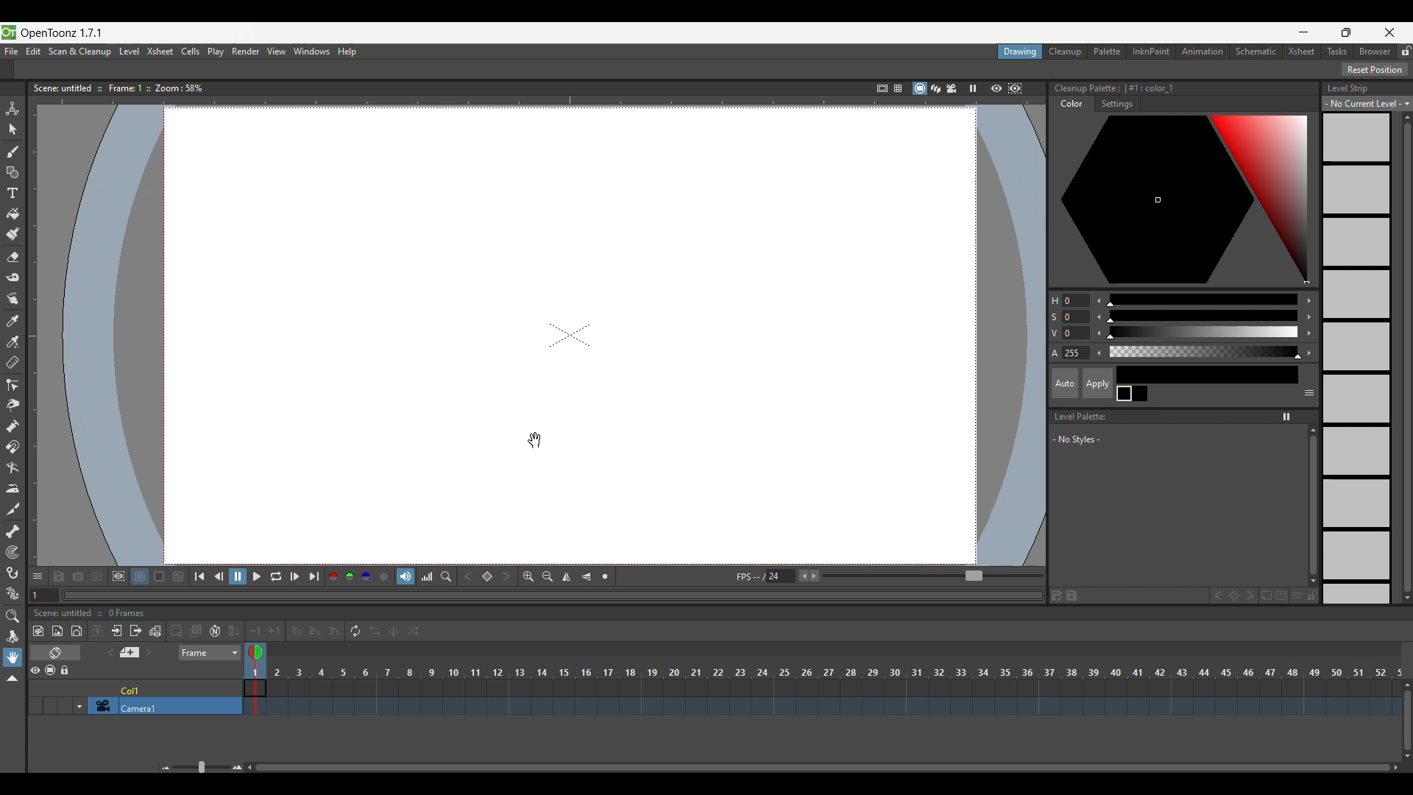 This screenshot has width=1413, height=795. Describe the element at coordinates (13, 616) in the screenshot. I see `Zoom tool` at that location.